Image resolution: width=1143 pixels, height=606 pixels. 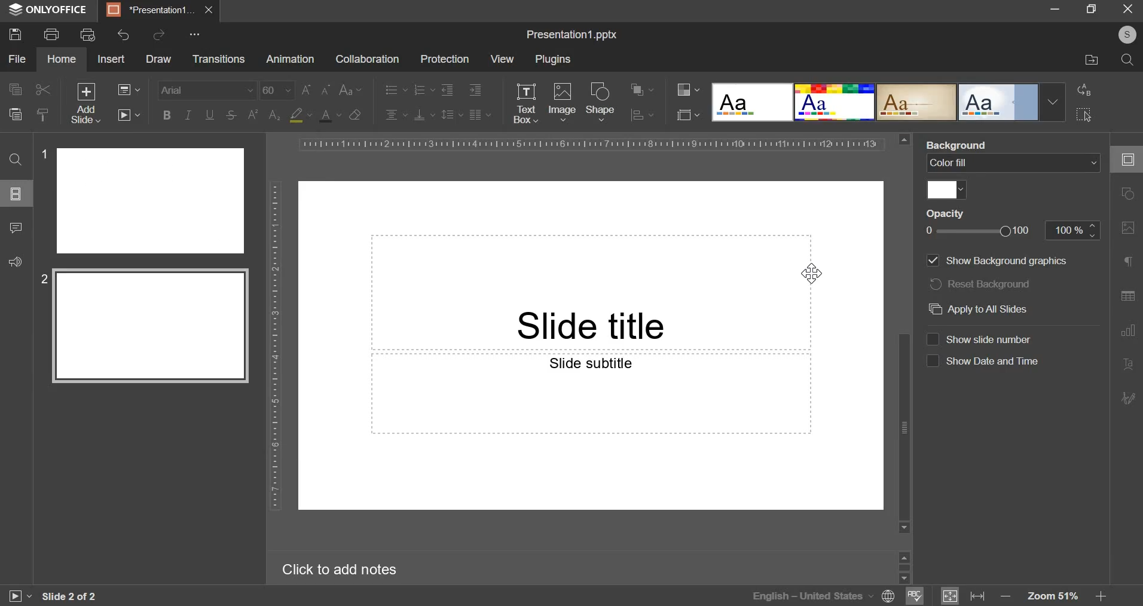 What do you see at coordinates (264, 114) in the screenshot?
I see `subscript & superscript` at bounding box center [264, 114].